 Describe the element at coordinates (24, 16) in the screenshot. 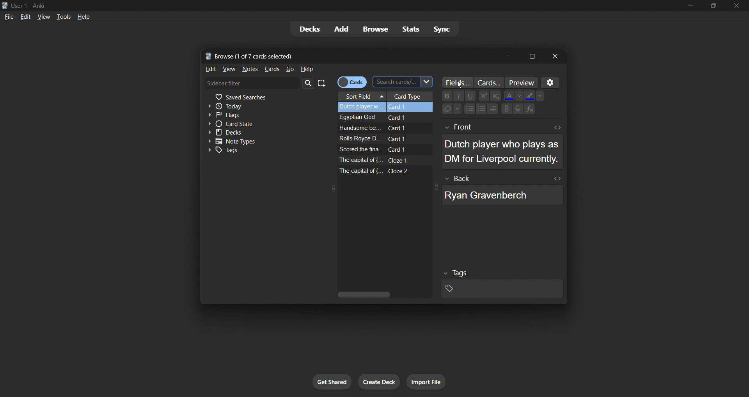

I see `edit` at that location.